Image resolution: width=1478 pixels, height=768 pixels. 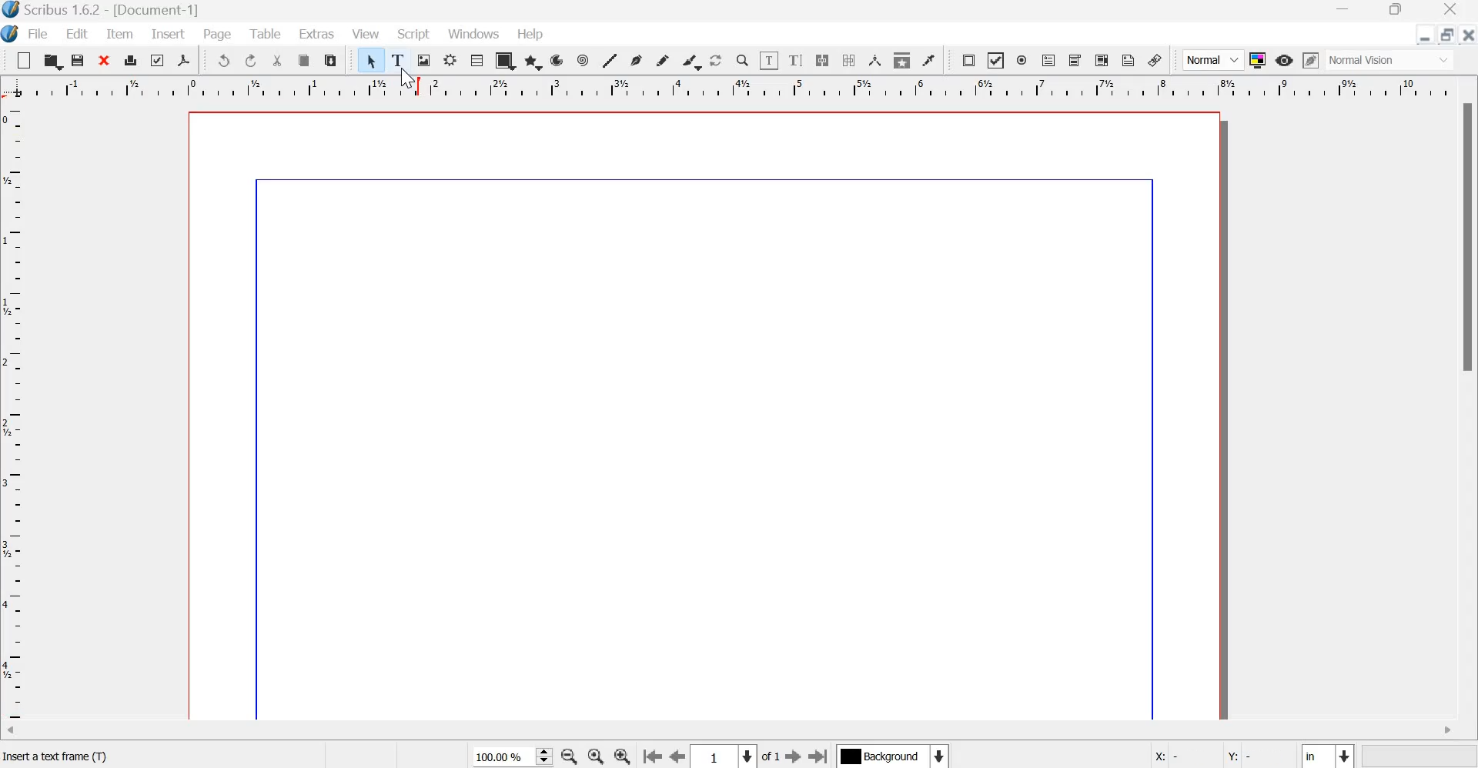 I want to click on select the current unit, so click(x=1327, y=754).